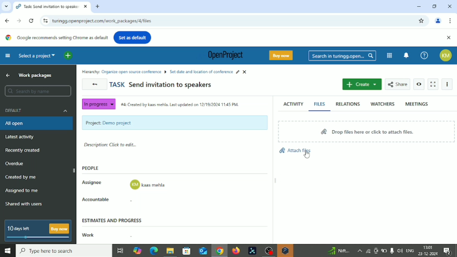  What do you see at coordinates (175, 123) in the screenshot?
I see `Project` at bounding box center [175, 123].